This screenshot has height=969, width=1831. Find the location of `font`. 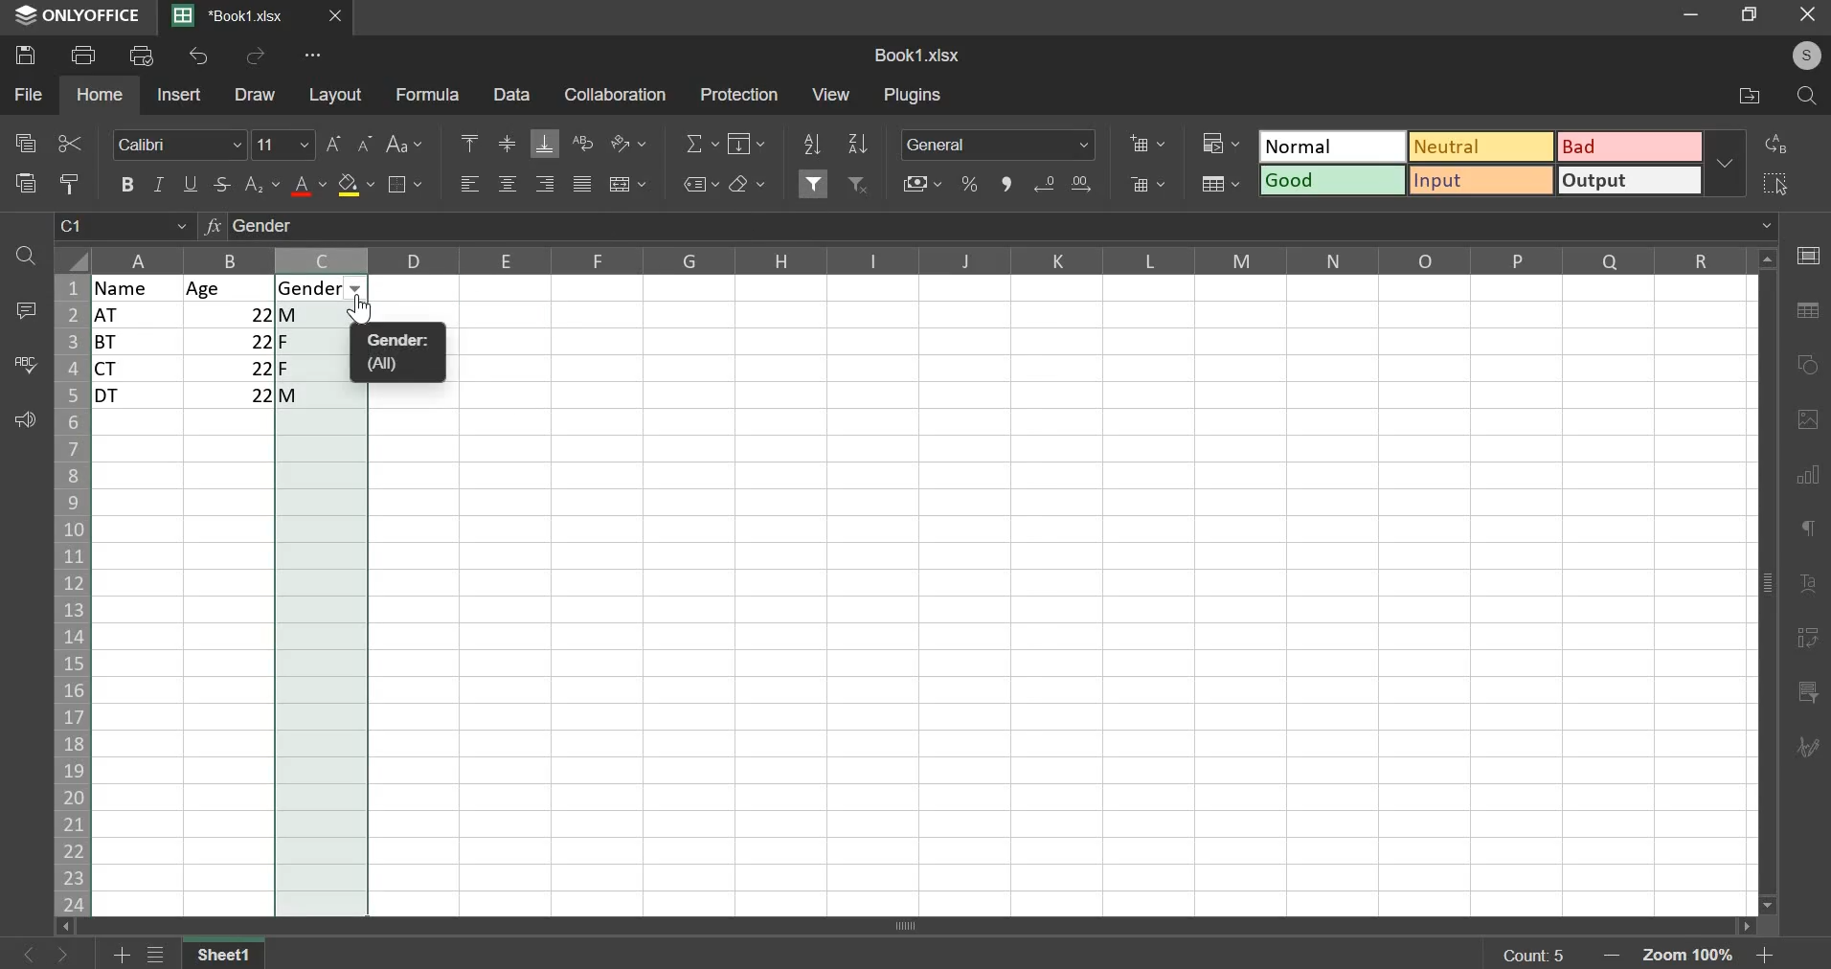

font is located at coordinates (181, 145).